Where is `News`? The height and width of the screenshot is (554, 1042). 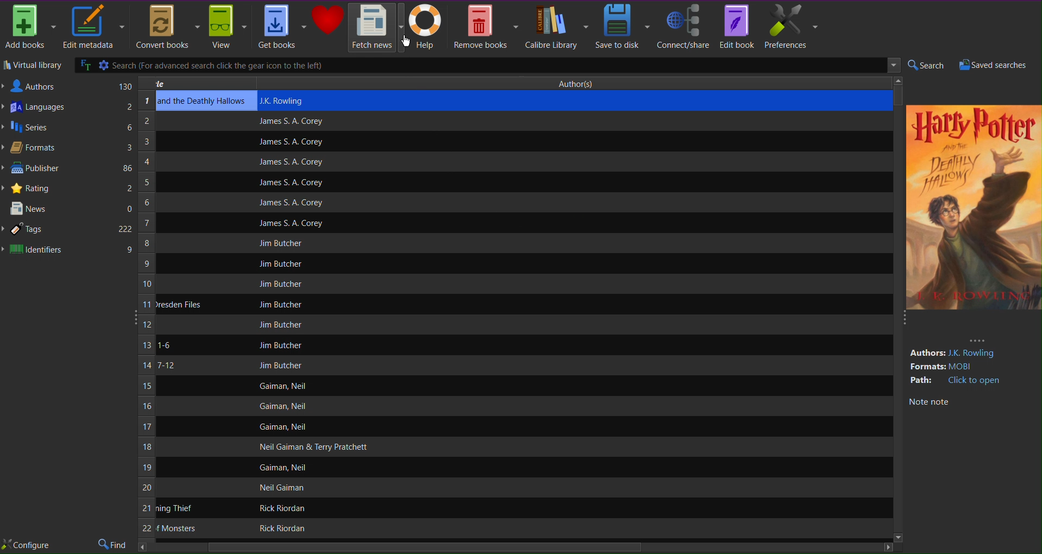 News is located at coordinates (68, 210).